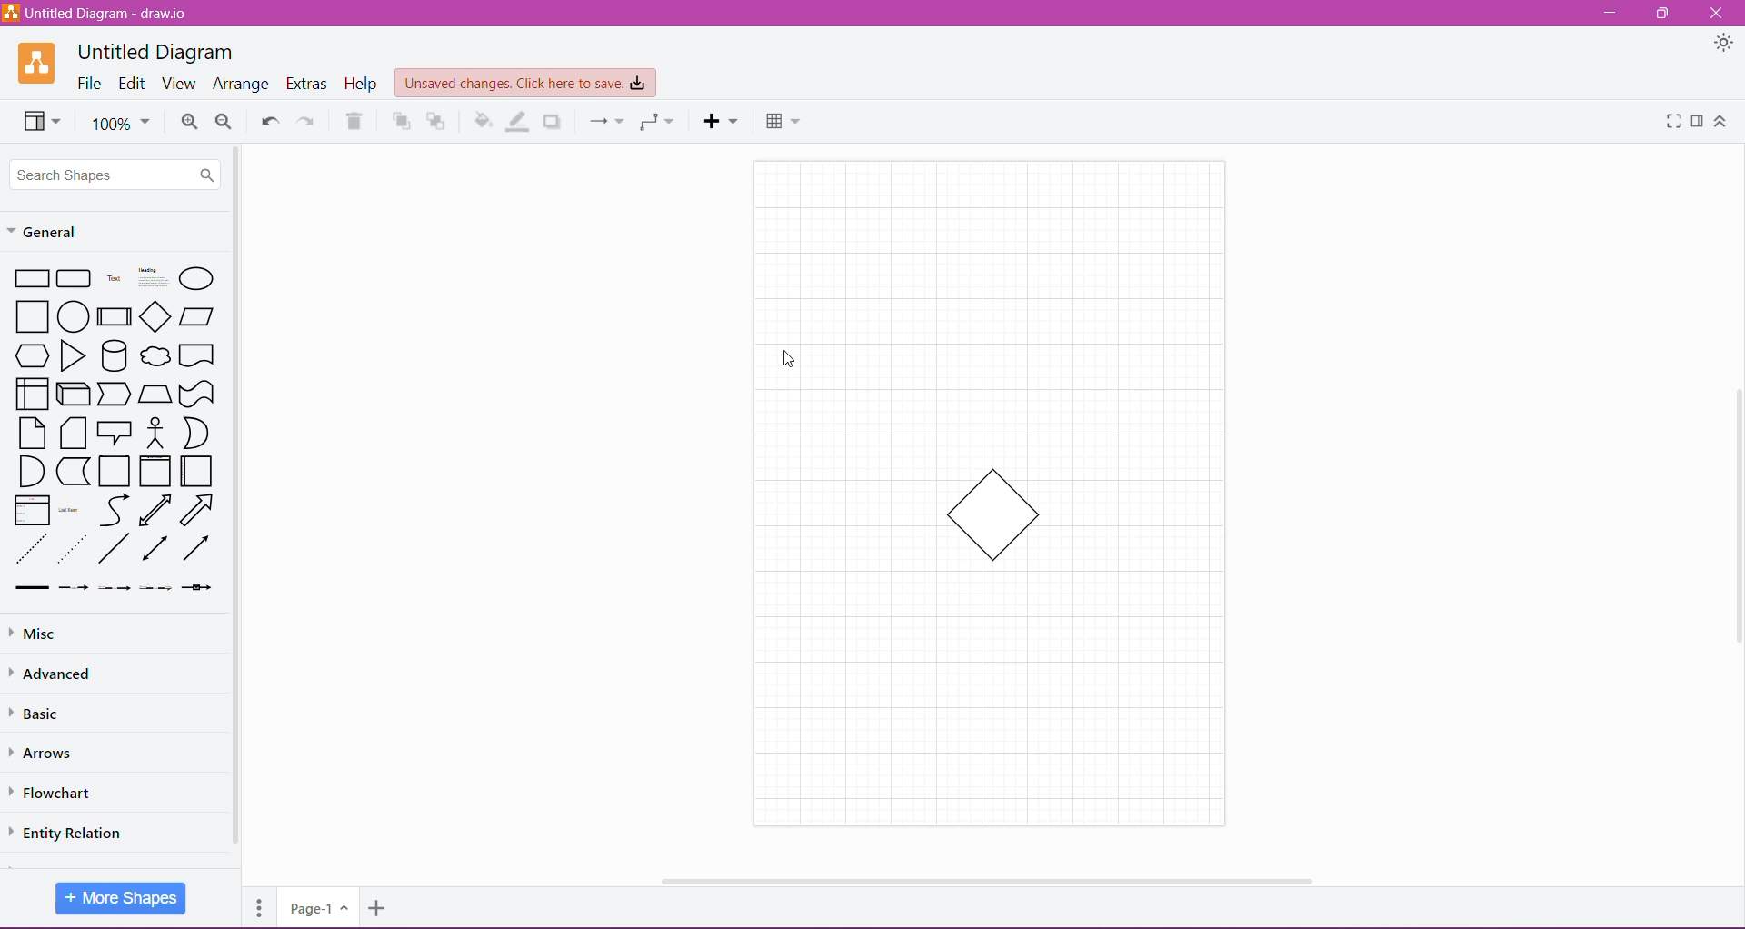  Describe the element at coordinates (306, 84) in the screenshot. I see `Extras` at that location.